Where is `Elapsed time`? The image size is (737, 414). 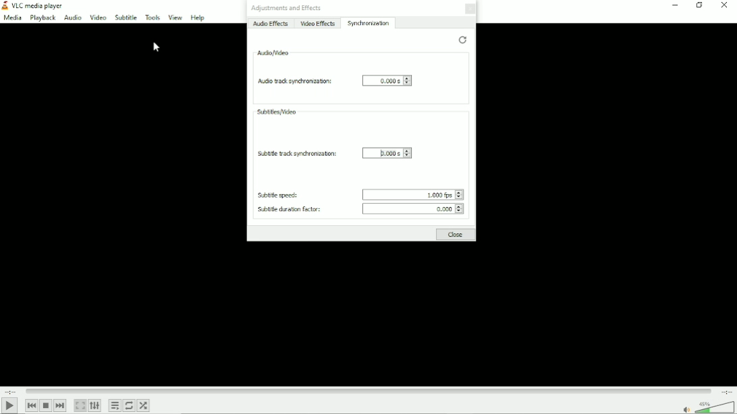 Elapsed time is located at coordinates (12, 391).